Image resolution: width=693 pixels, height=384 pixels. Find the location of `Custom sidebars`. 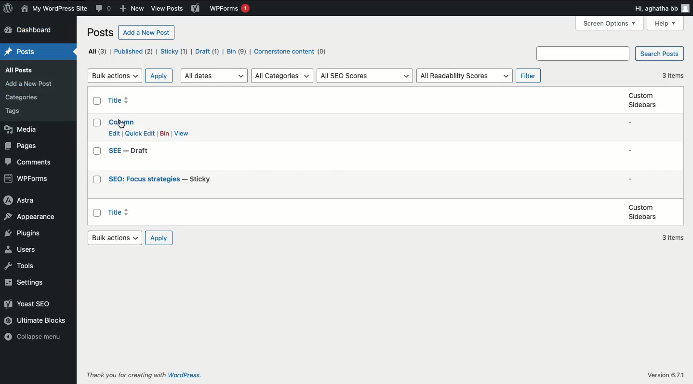

Custom sidebars is located at coordinates (643, 100).